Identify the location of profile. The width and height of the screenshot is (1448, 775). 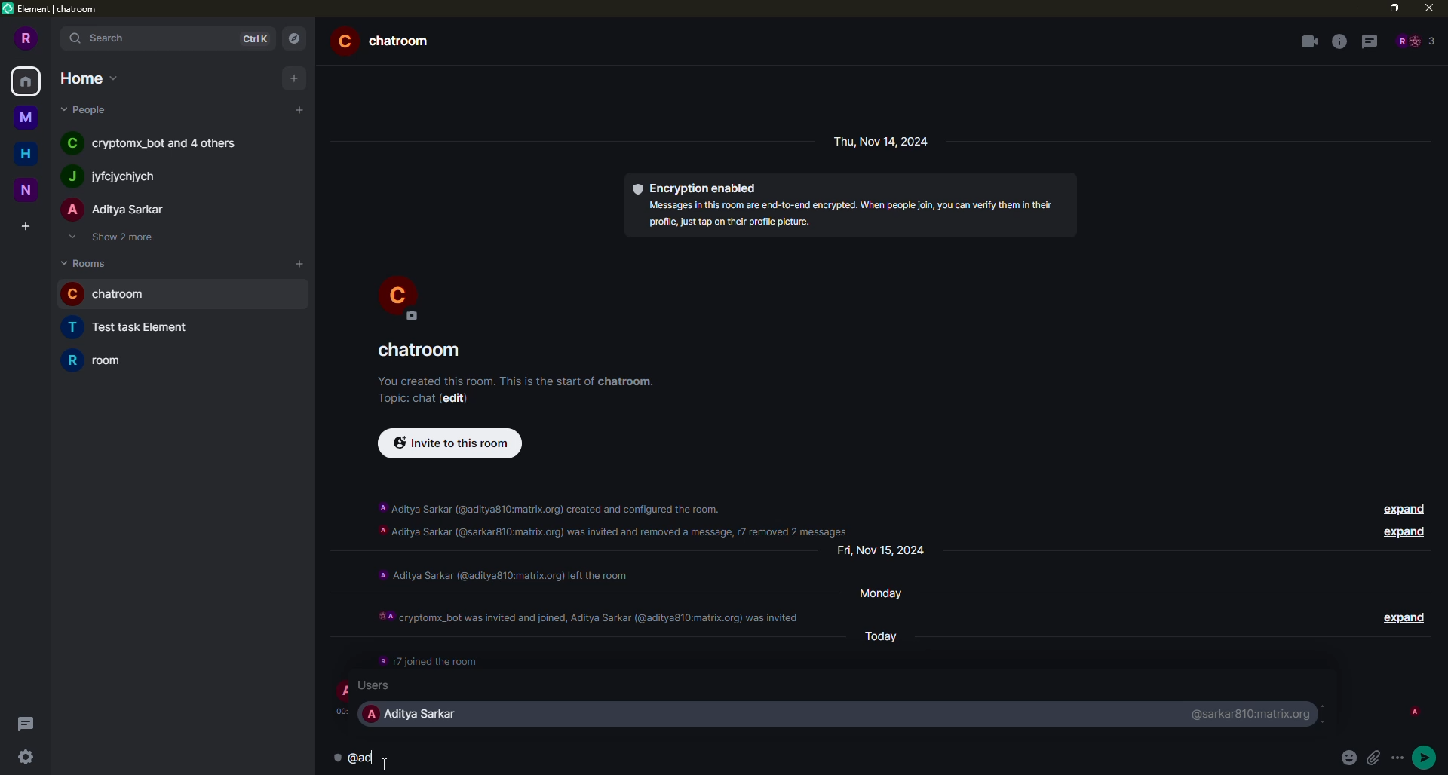
(345, 691).